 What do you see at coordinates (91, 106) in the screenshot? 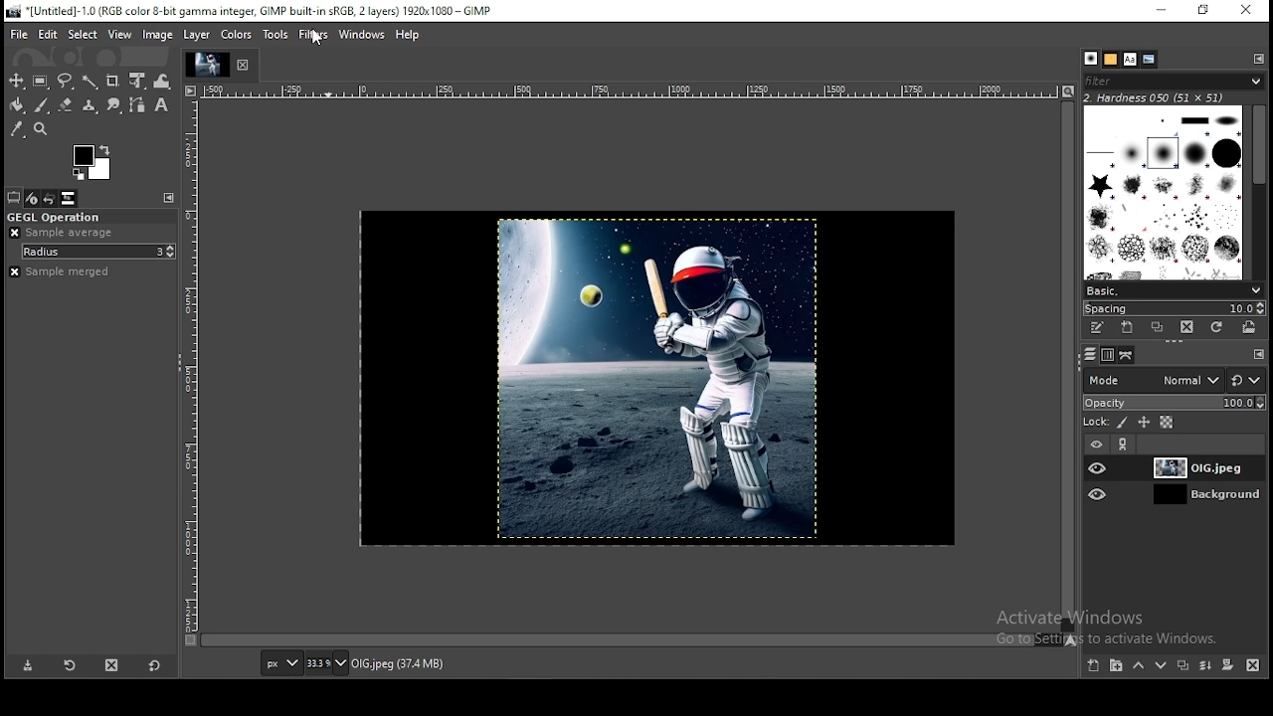
I see `clone tool` at bounding box center [91, 106].